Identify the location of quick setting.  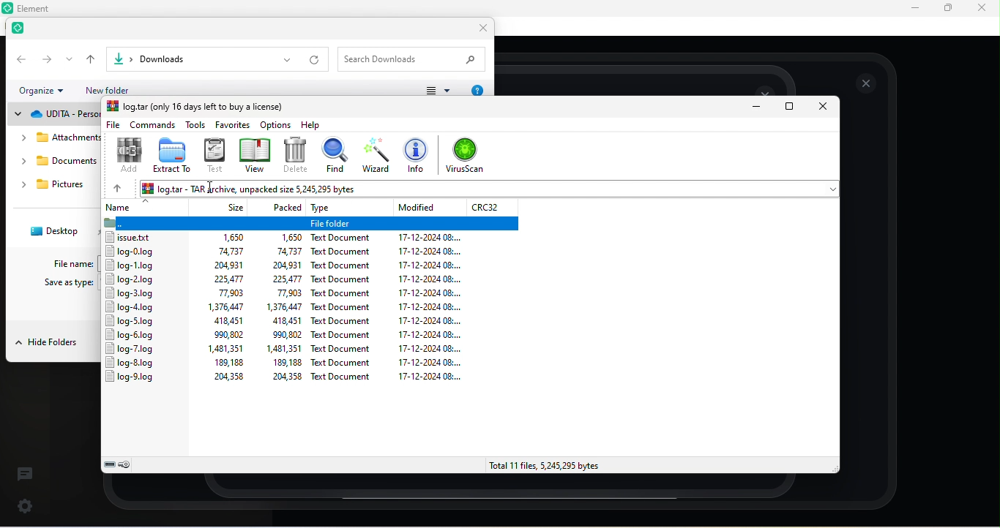
(26, 503).